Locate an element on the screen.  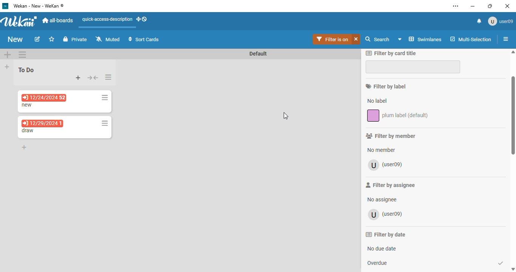
logo is located at coordinates (6, 6).